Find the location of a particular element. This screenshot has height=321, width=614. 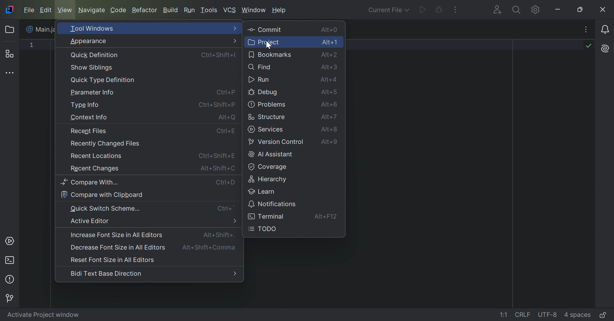

AI Assistant is located at coordinates (604, 49).